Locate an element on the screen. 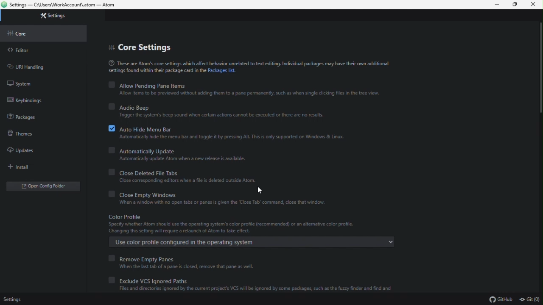  ® These are Atom's core settings which affect behavior unrelated to text editing. Individual packages may have their own additionalsettings found within thei package card in the Packages list is located at coordinates (250, 67).